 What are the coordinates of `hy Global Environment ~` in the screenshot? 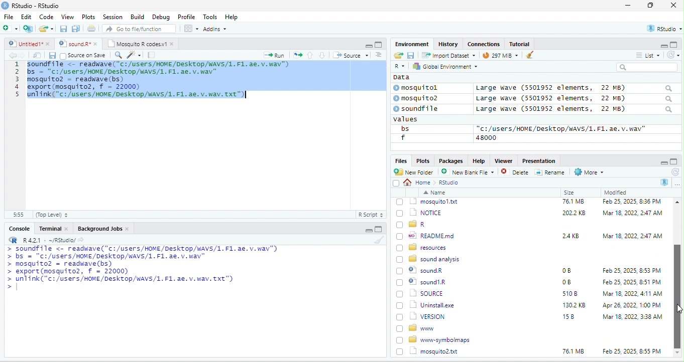 It's located at (442, 66).